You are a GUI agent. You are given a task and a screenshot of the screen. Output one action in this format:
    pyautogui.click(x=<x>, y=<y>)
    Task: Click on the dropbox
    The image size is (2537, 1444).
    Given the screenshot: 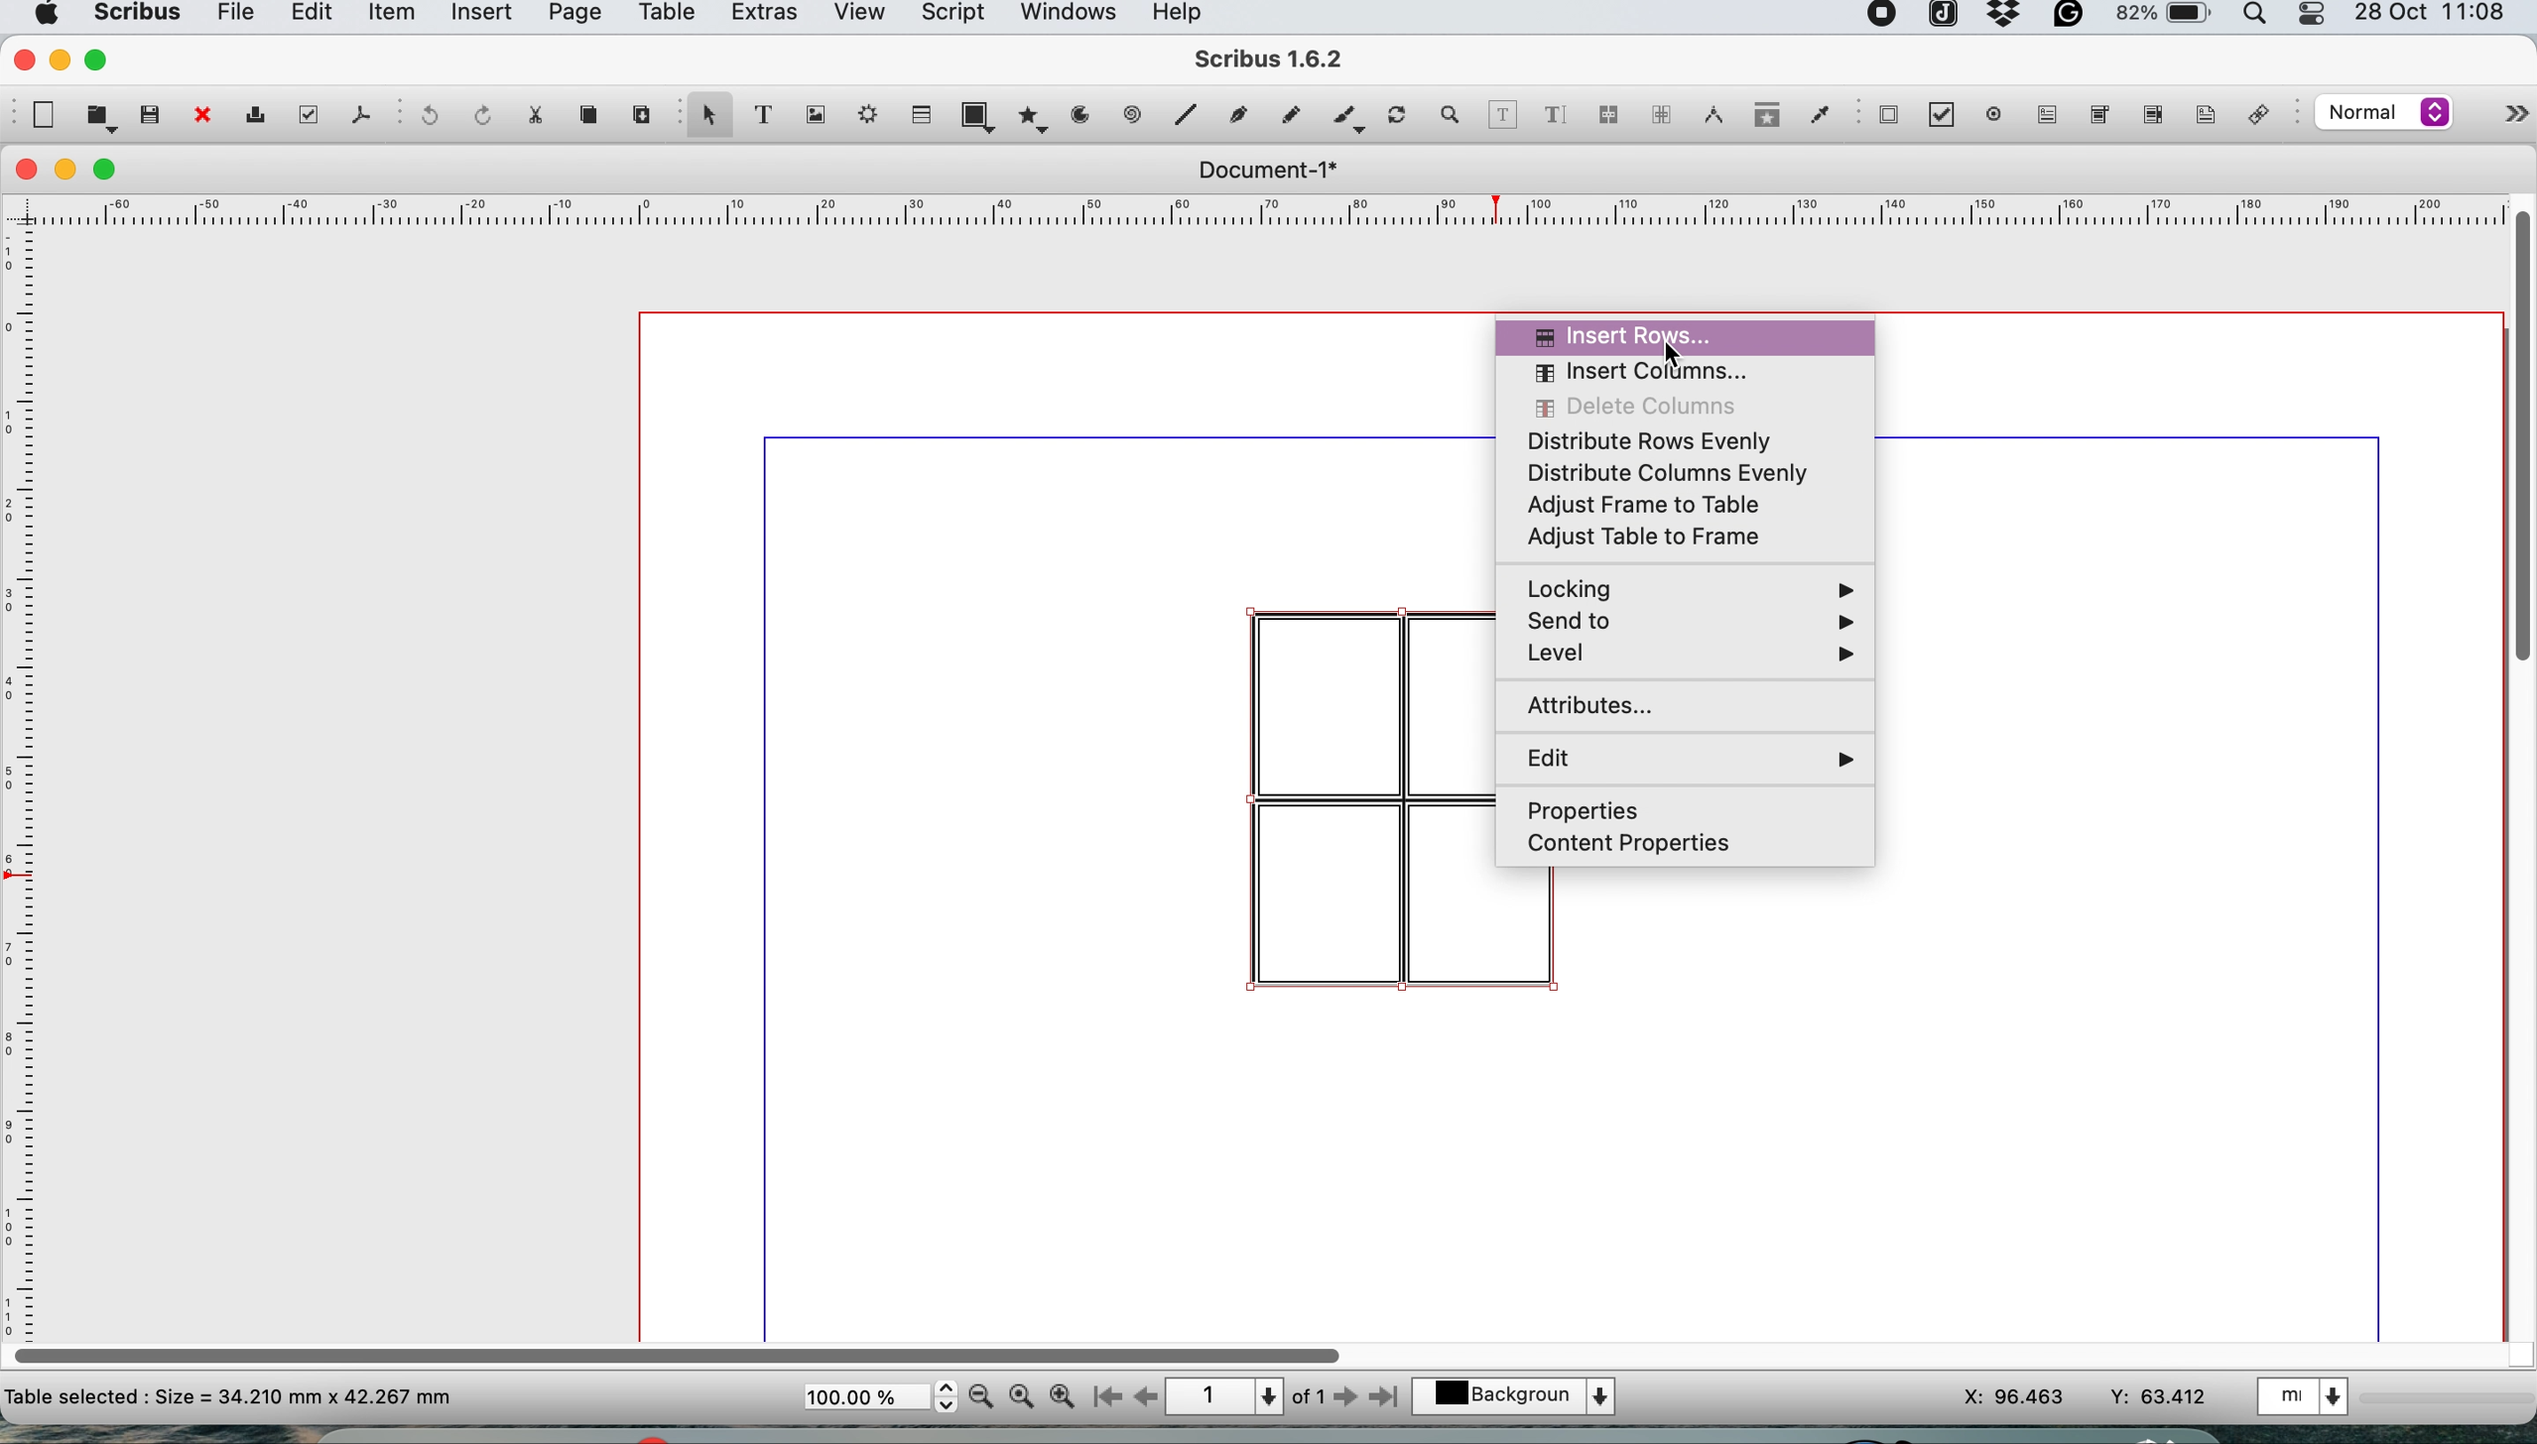 What is the action you would take?
    pyautogui.click(x=2005, y=22)
    